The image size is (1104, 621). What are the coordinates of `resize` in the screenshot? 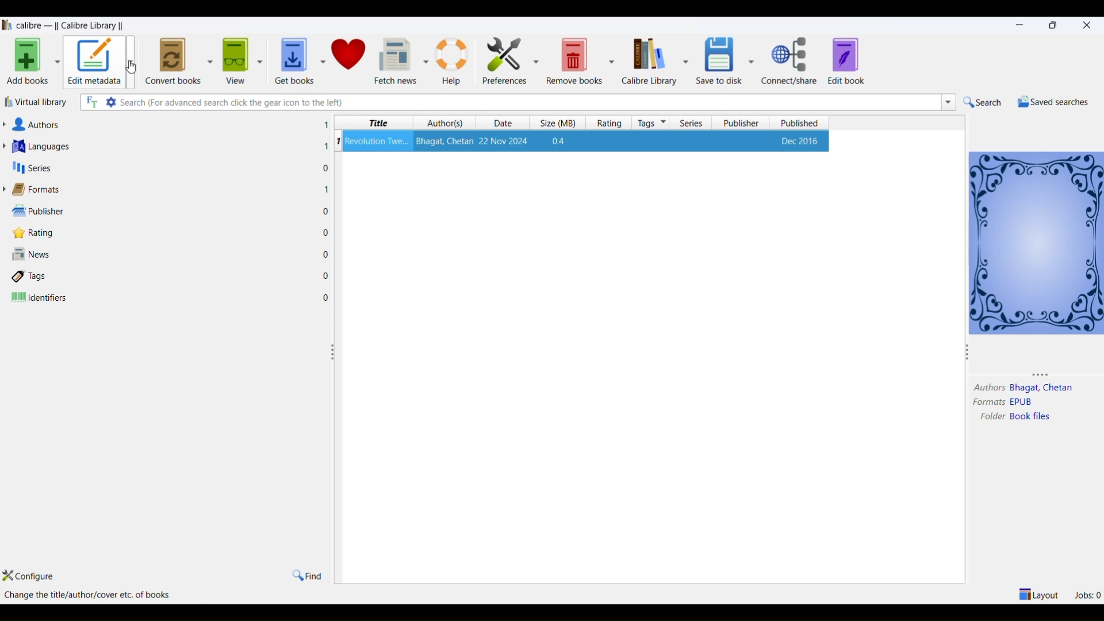 It's located at (967, 354).